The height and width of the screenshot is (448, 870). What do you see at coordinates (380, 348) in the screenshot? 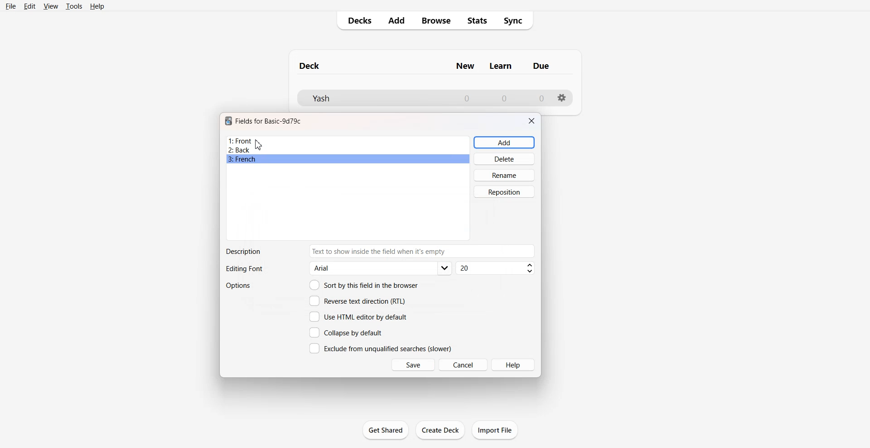
I see `Exclude from unqualified searches (slower)` at bounding box center [380, 348].